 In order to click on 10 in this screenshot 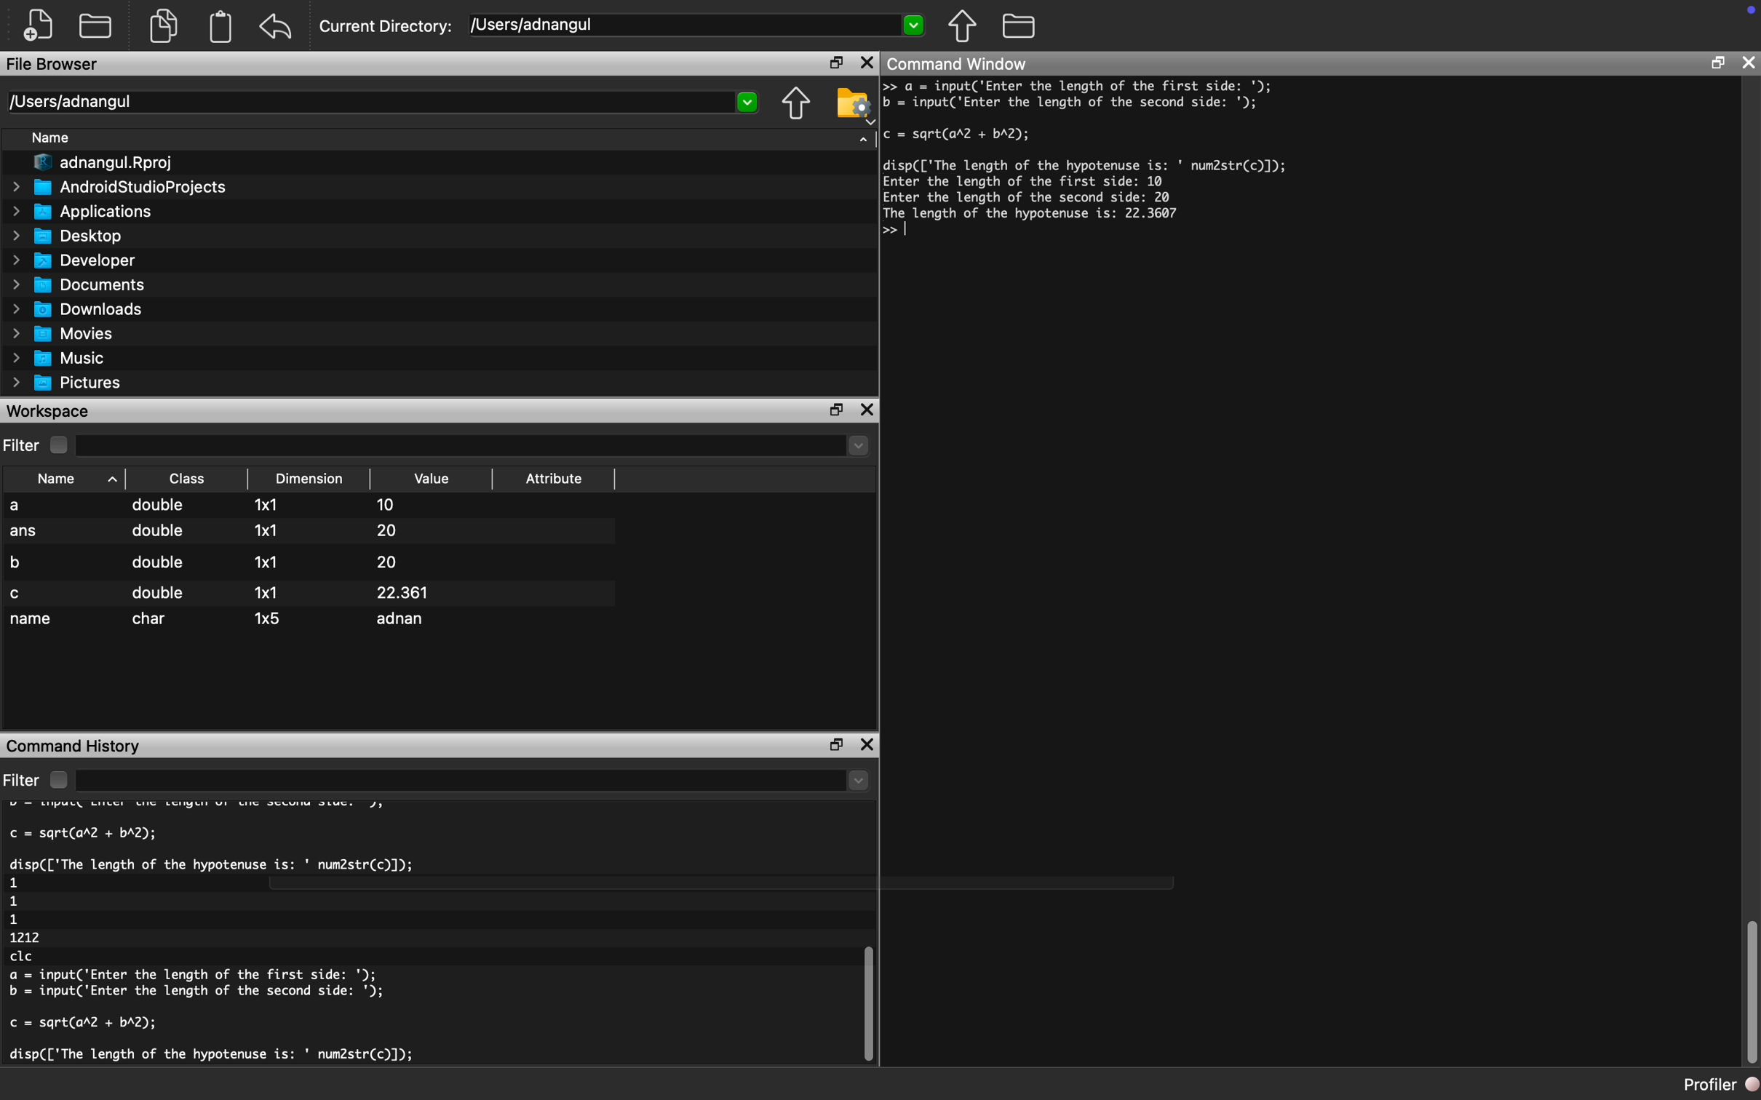, I will do `click(383, 503)`.